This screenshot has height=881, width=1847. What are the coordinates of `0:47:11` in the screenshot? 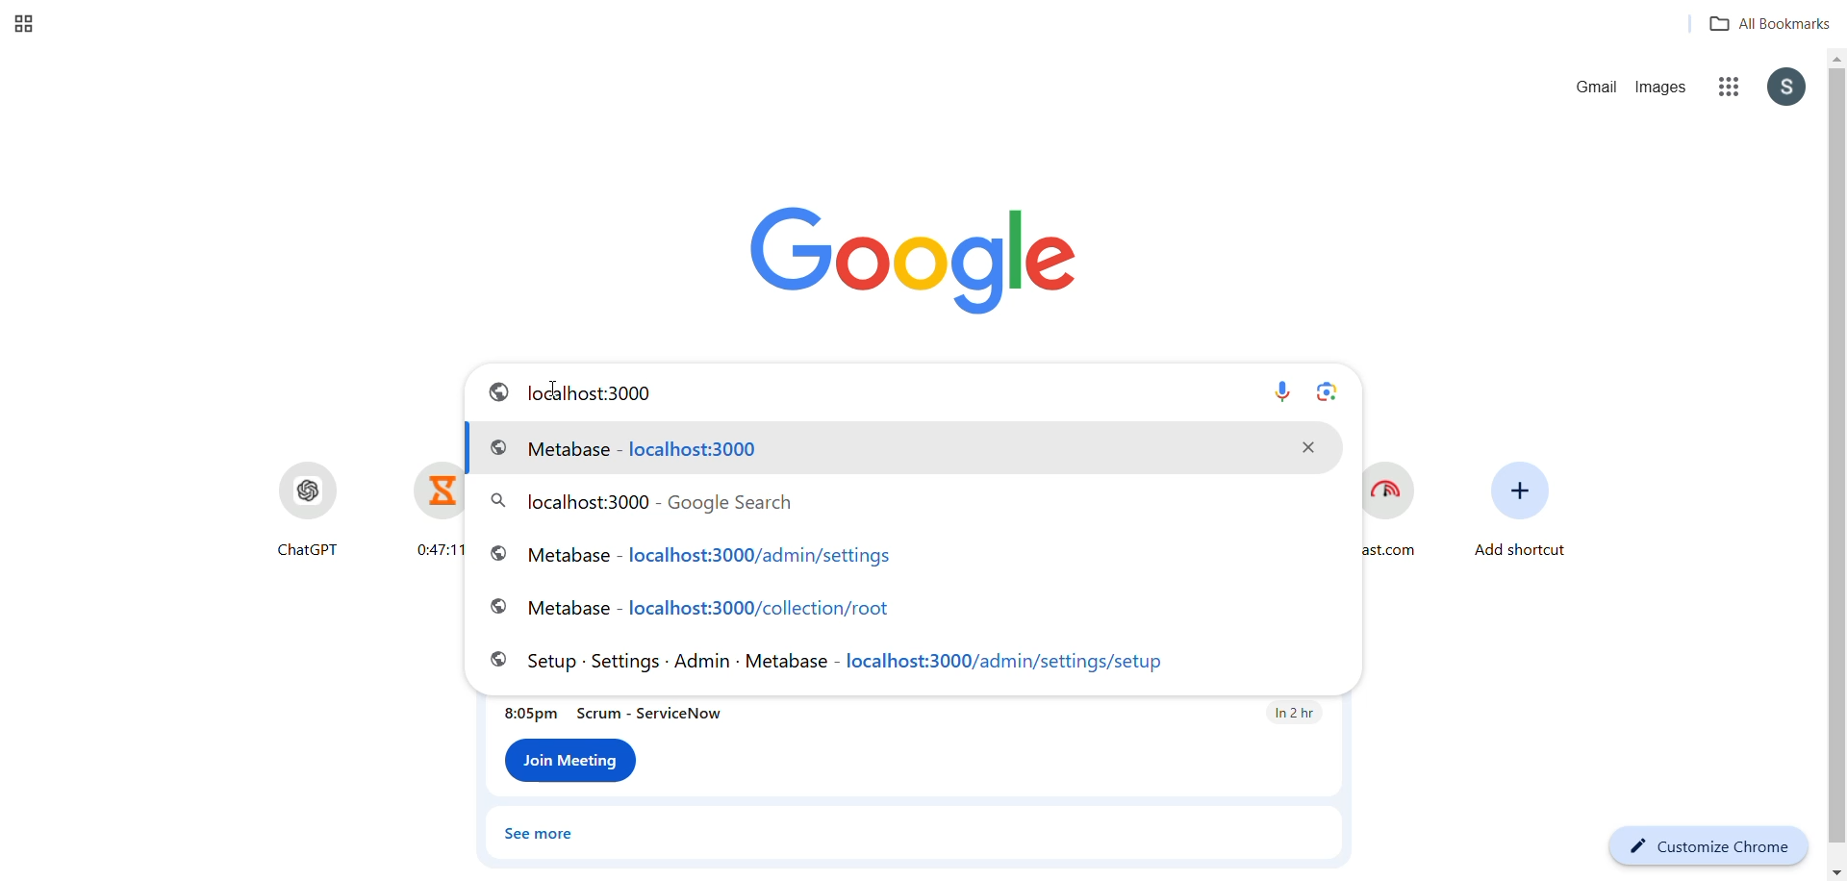 It's located at (424, 510).